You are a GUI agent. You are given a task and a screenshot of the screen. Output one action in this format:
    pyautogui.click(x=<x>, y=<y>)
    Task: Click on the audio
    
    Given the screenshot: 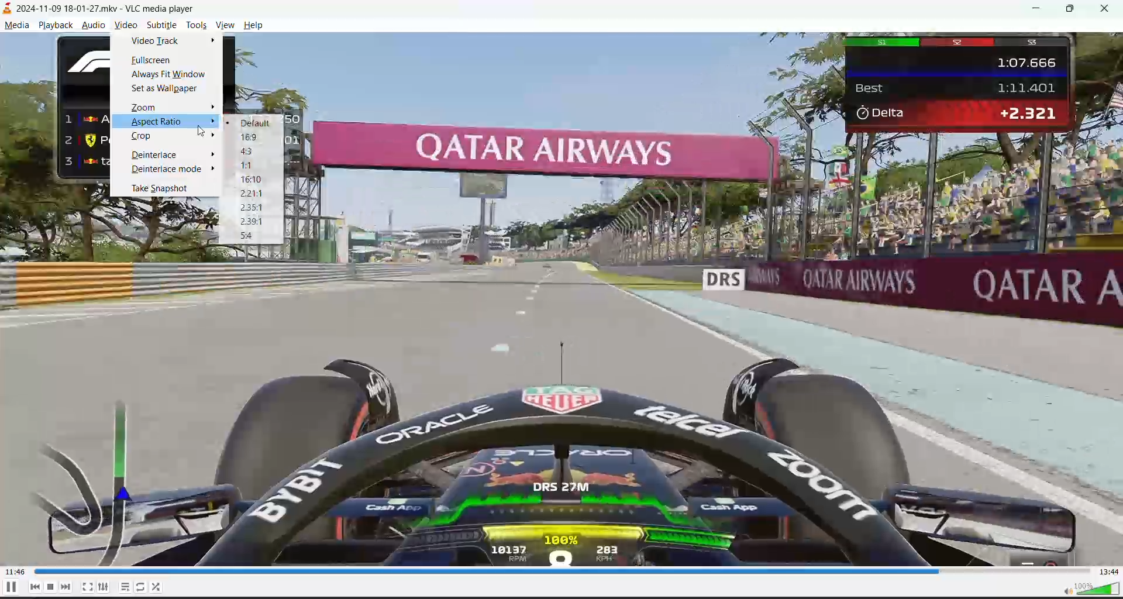 What is the action you would take?
    pyautogui.click(x=97, y=26)
    